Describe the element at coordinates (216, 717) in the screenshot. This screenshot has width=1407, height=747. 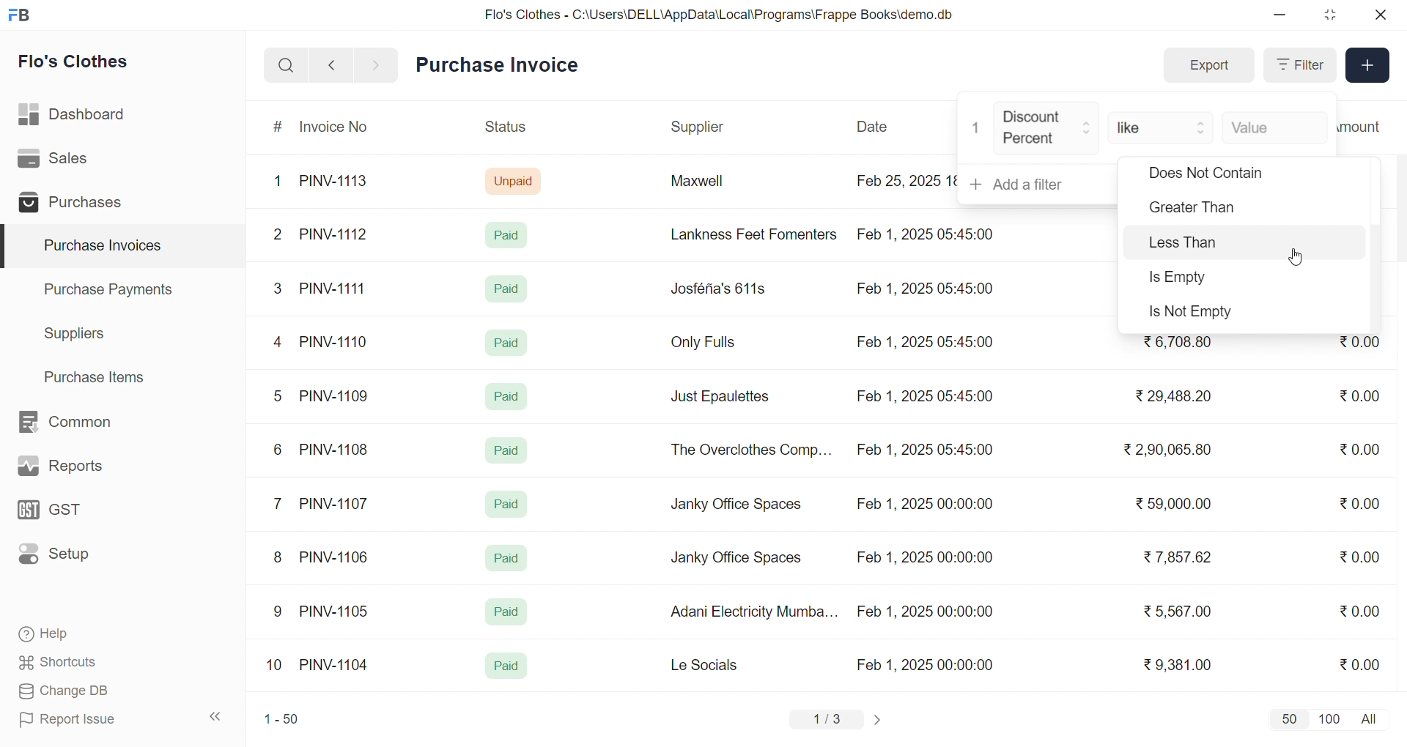
I see `collapse sidebar` at that location.